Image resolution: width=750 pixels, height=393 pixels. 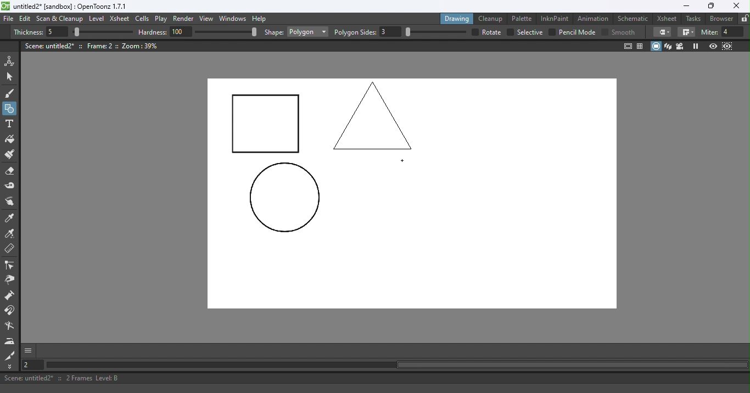 I want to click on More options, so click(x=28, y=350).